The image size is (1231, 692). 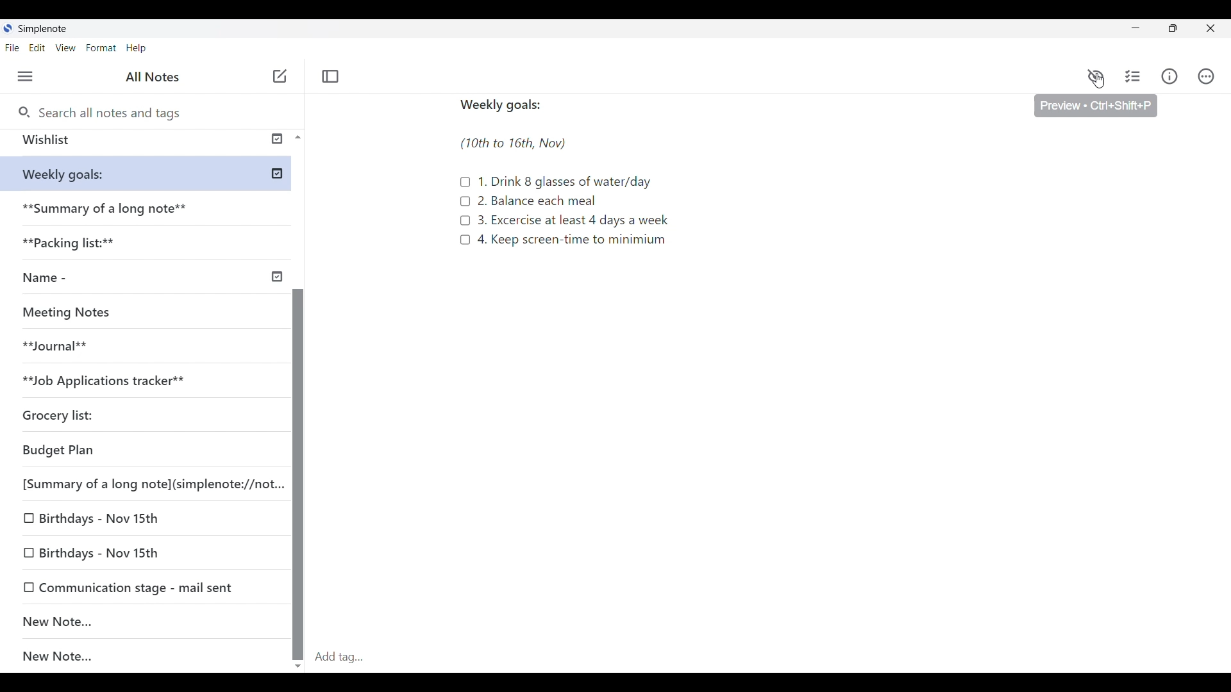 I want to click on Checklist, so click(x=1130, y=76).